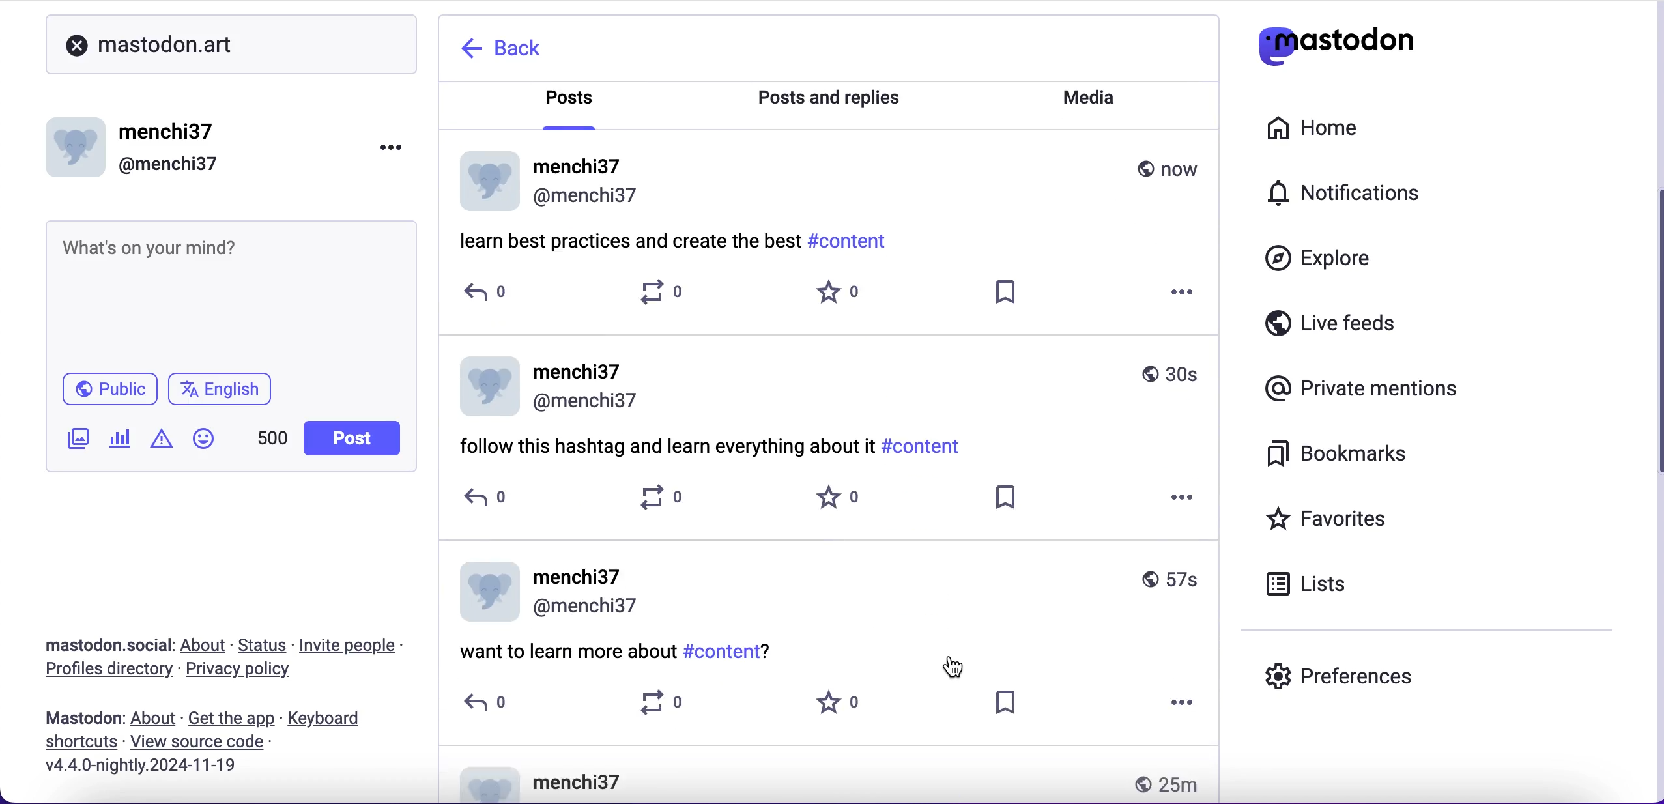 The image size is (1664, 804). I want to click on notifications, so click(1373, 197).